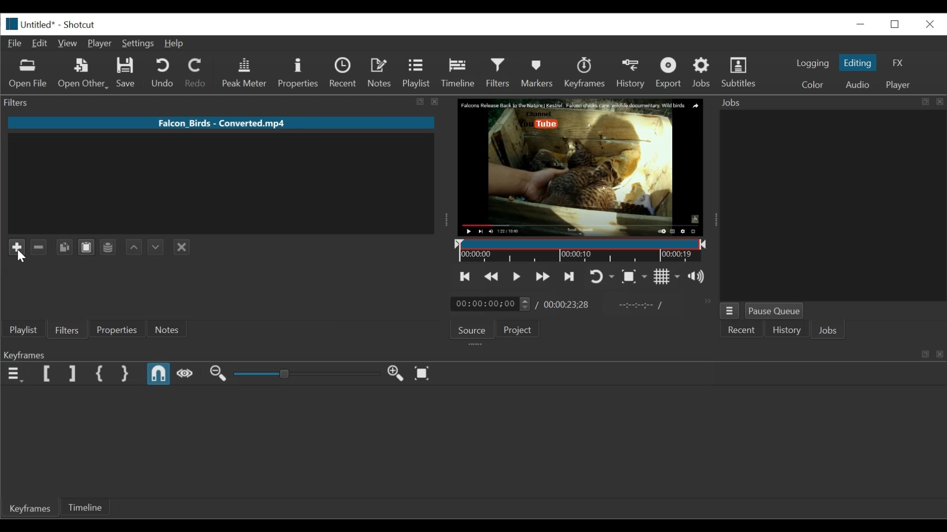 The height and width of the screenshot is (532, 947). I want to click on Jobs Panel, so click(830, 102).